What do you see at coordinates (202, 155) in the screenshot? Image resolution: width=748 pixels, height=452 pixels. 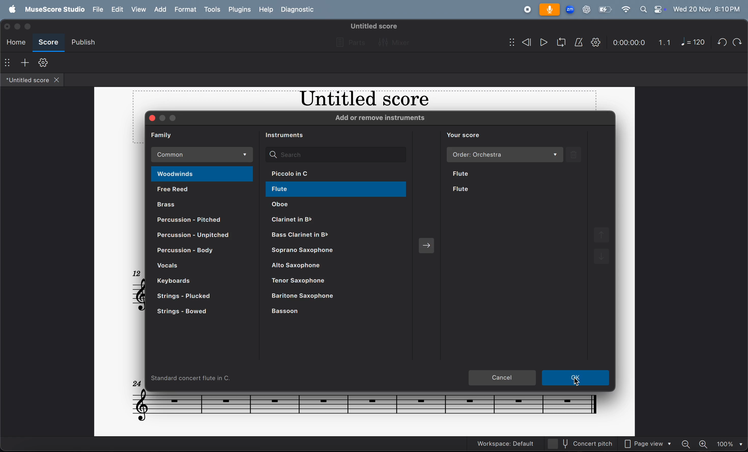 I see `common` at bounding box center [202, 155].